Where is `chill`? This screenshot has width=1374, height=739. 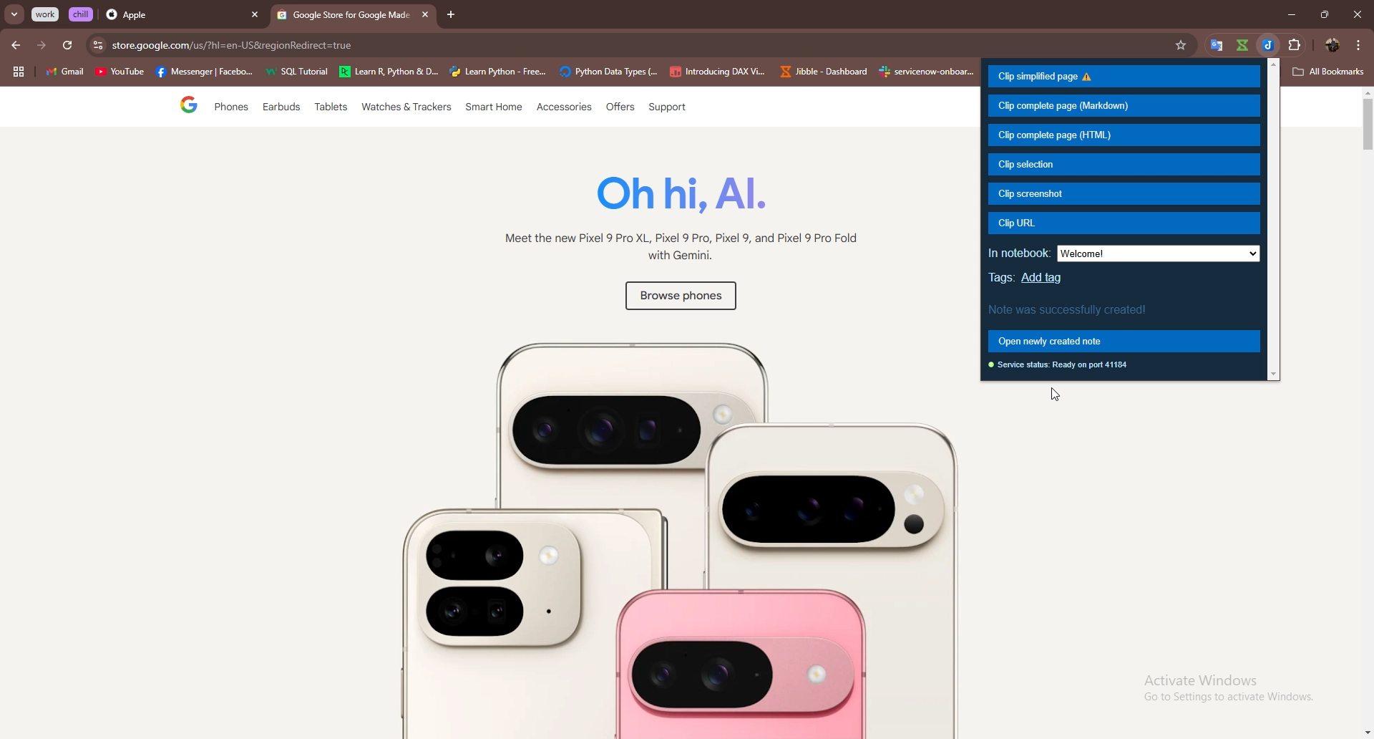
chill is located at coordinates (82, 14).